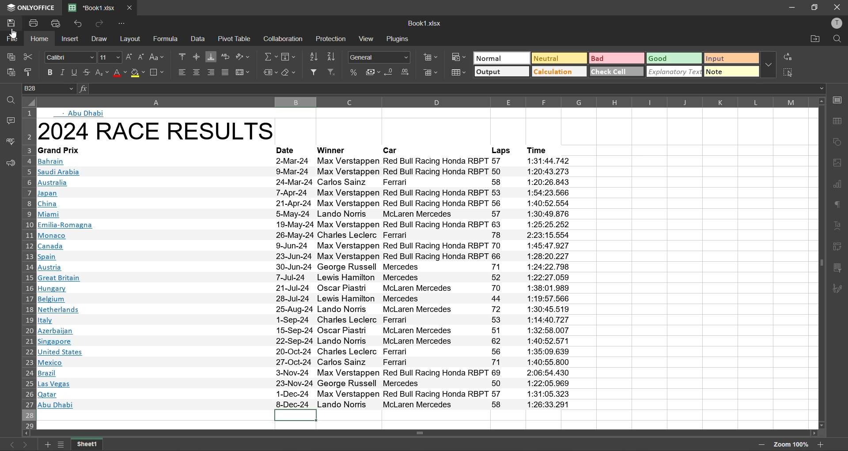 The width and height of the screenshot is (848, 451). Describe the element at coordinates (307, 214) in the screenshot. I see `Miami 5-May-24 Lando Norris McLaren Mercedes 57 1:30:49.876` at that location.